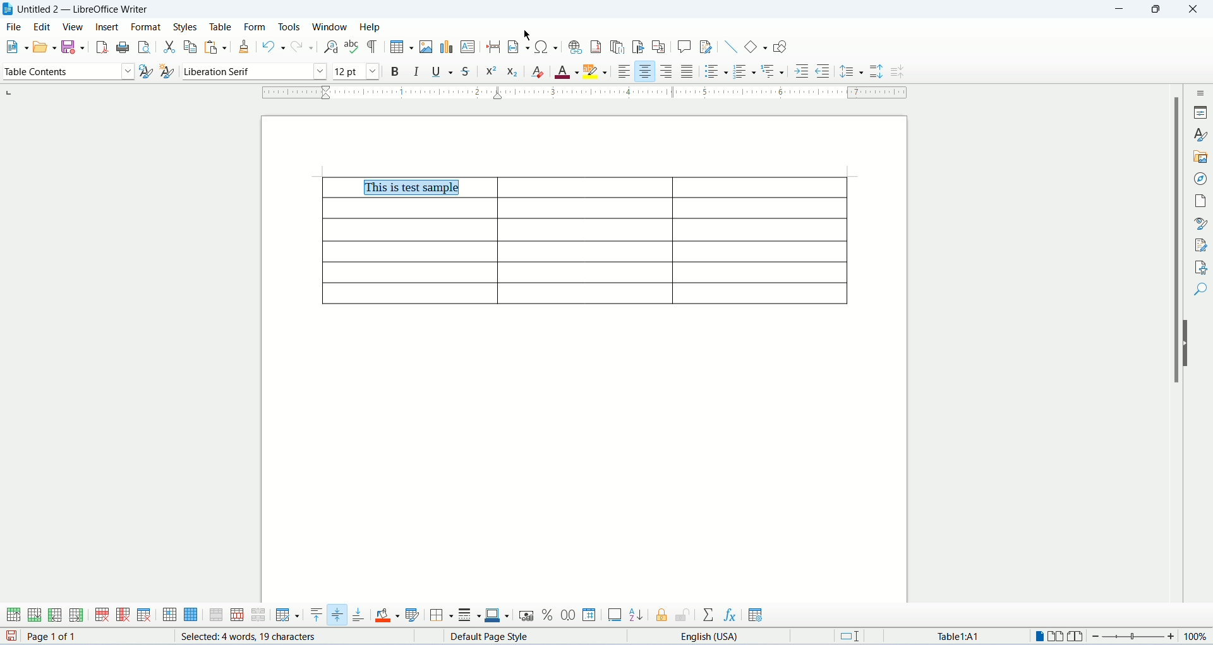 Image resolution: width=1213 pixels, height=645 pixels. I want to click on line spacing, so click(852, 71).